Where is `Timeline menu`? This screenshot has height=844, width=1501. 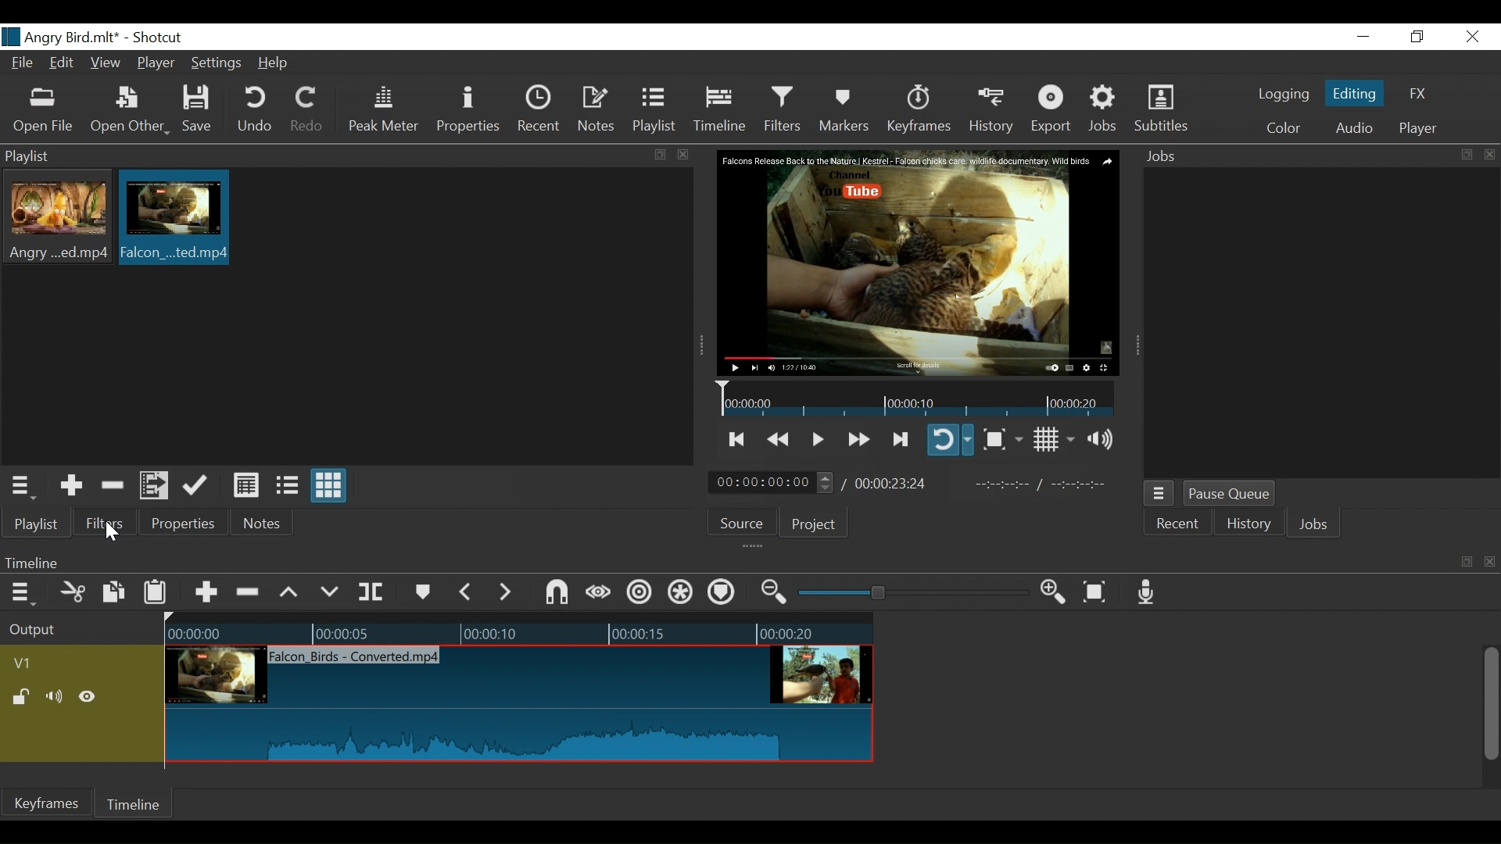
Timeline menu is located at coordinates (25, 592).